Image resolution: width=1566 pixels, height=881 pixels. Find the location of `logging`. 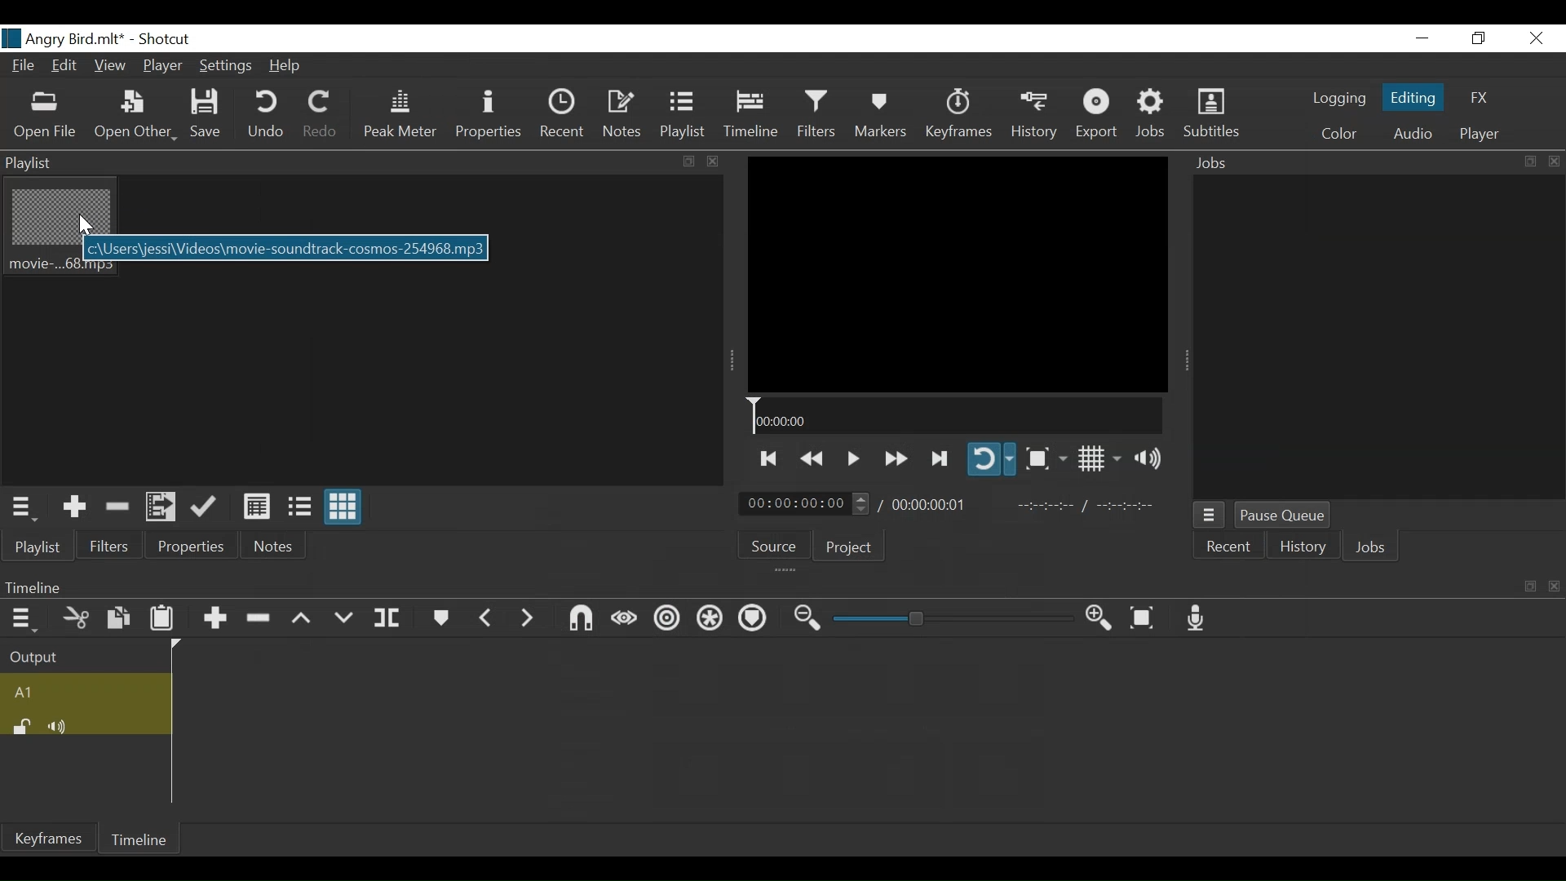

logging is located at coordinates (1337, 100).